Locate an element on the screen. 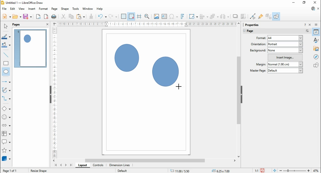 The image size is (321, 173). normal is located at coordinates (285, 64).